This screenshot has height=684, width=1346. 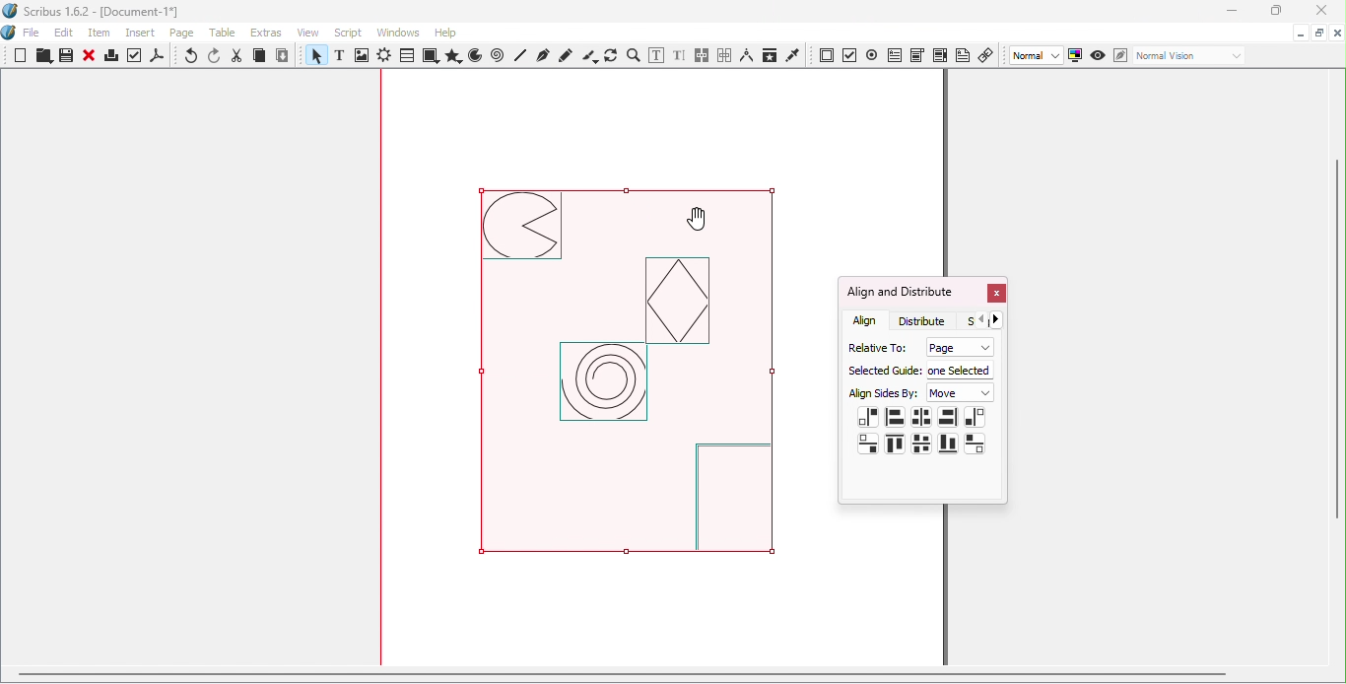 What do you see at coordinates (312, 32) in the screenshot?
I see `View` at bounding box center [312, 32].